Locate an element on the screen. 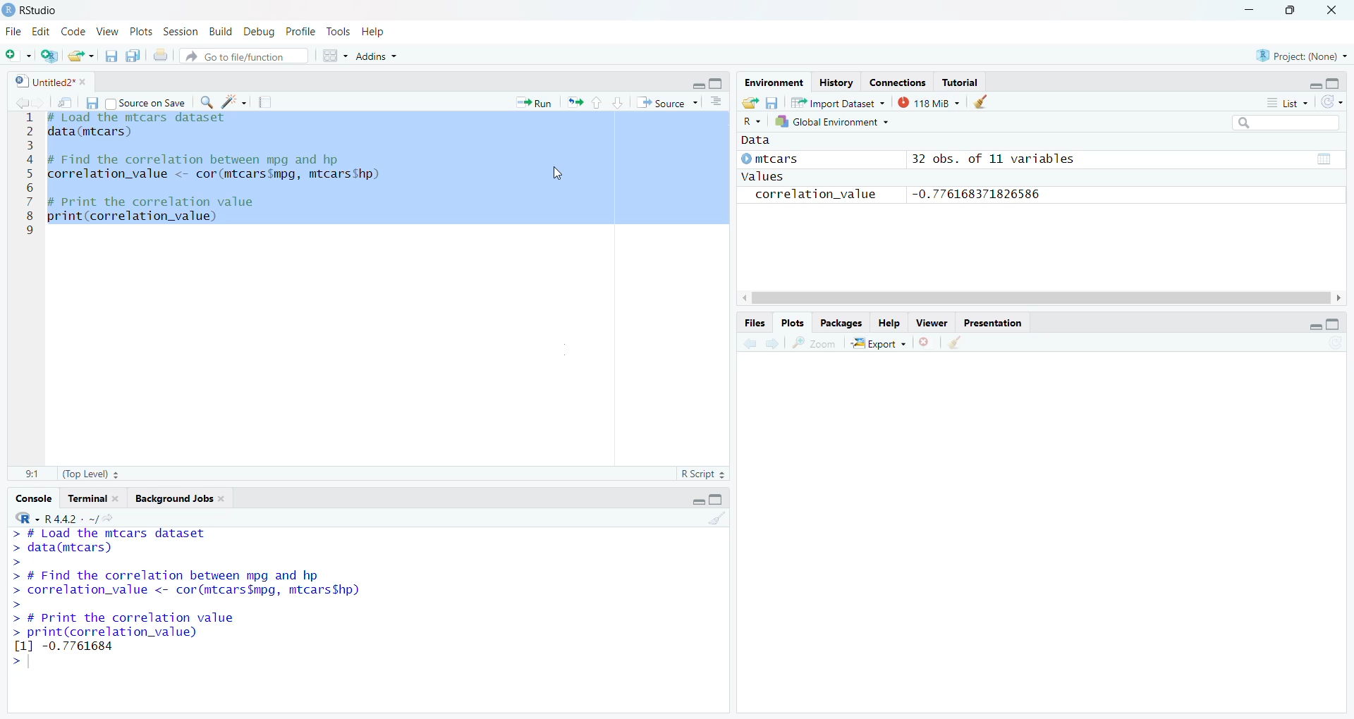 The image size is (1354, 719). Plots is located at coordinates (793, 322).